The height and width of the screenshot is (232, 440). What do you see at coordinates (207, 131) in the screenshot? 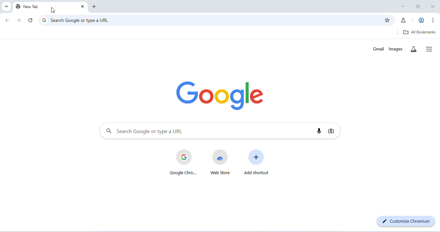
I see `search google or type a URL` at bounding box center [207, 131].